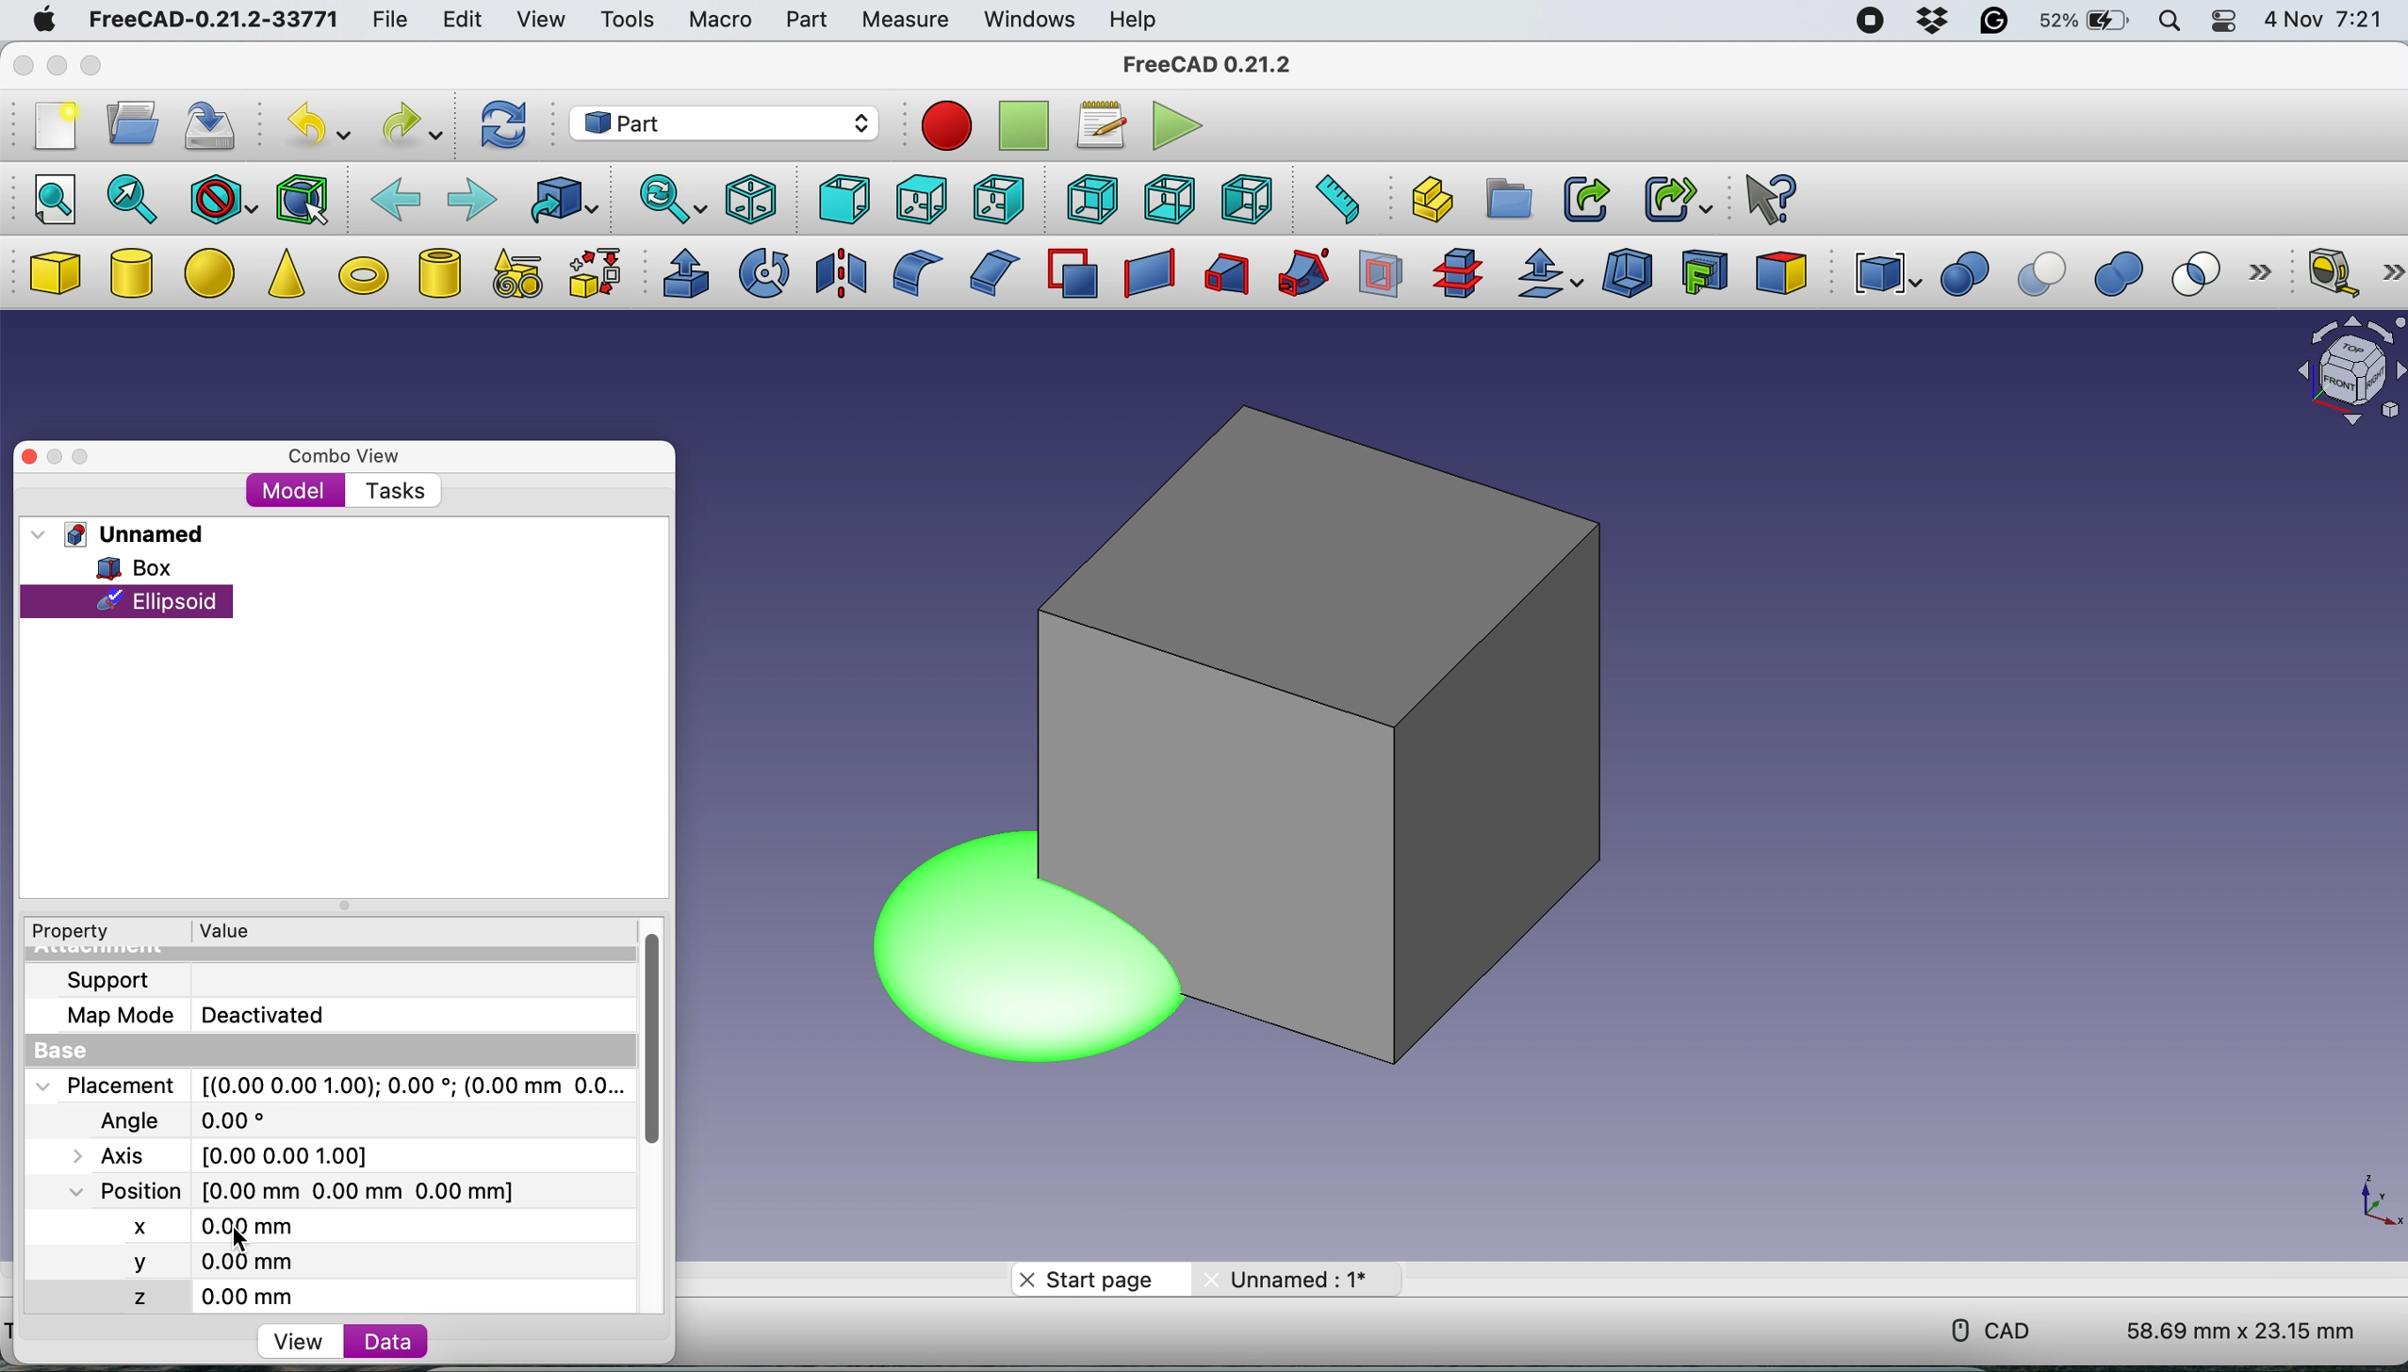  Describe the element at coordinates (129, 566) in the screenshot. I see `box` at that location.